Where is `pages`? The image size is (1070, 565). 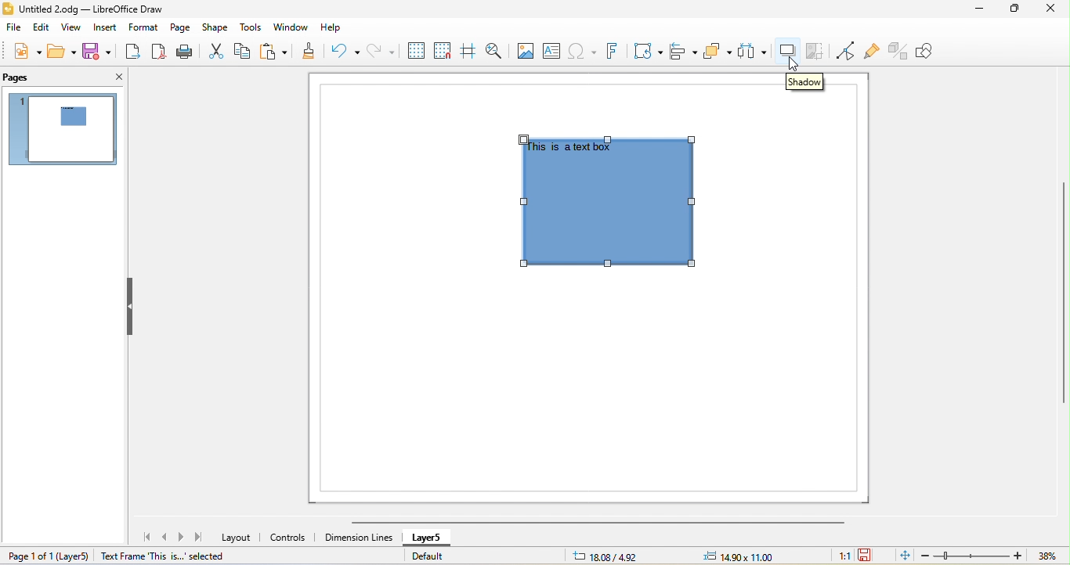
pages is located at coordinates (16, 78).